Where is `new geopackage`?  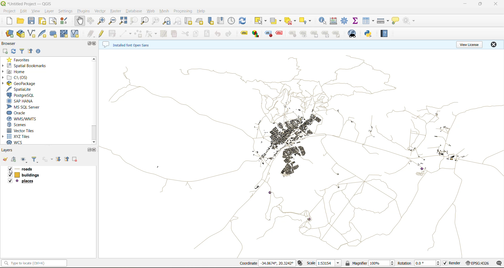
new geopackage is located at coordinates (20, 34).